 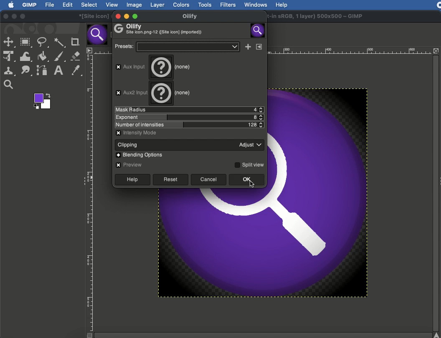 What do you see at coordinates (89, 5) in the screenshot?
I see `Select` at bounding box center [89, 5].